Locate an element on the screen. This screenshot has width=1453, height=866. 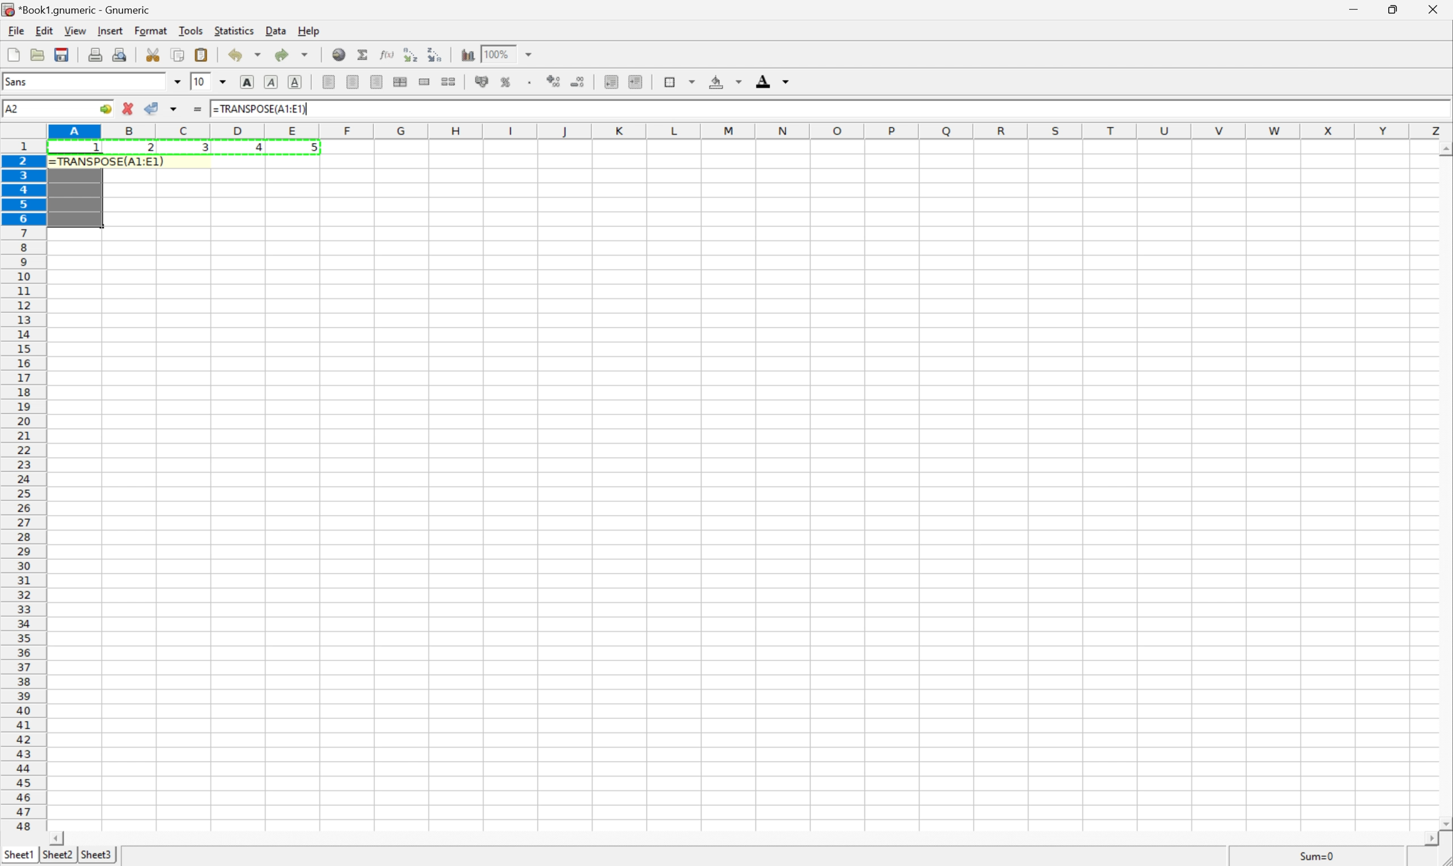
Set the format of the selected cells to include a thousands separator is located at coordinates (529, 83).